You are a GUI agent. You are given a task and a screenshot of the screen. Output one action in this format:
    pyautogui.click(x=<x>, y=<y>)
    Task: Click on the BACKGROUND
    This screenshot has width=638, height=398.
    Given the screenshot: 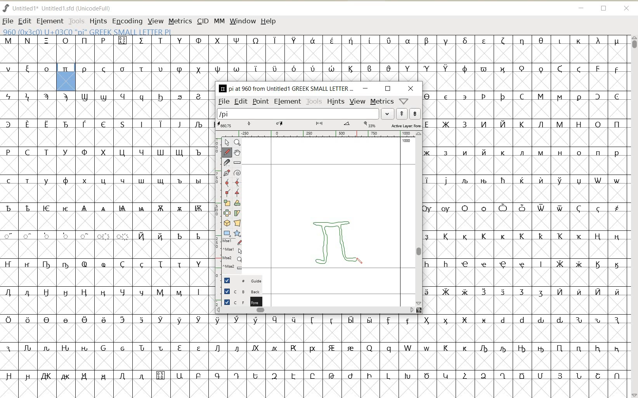 What is the action you would take?
    pyautogui.click(x=238, y=292)
    